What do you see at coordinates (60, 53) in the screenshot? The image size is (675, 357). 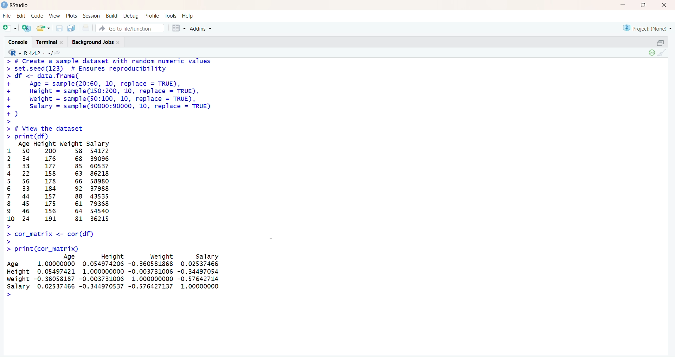 I see `Show in new window` at bounding box center [60, 53].